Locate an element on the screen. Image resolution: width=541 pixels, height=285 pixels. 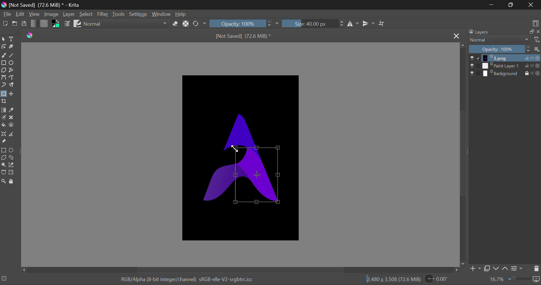
Crop is located at coordinates (383, 24).